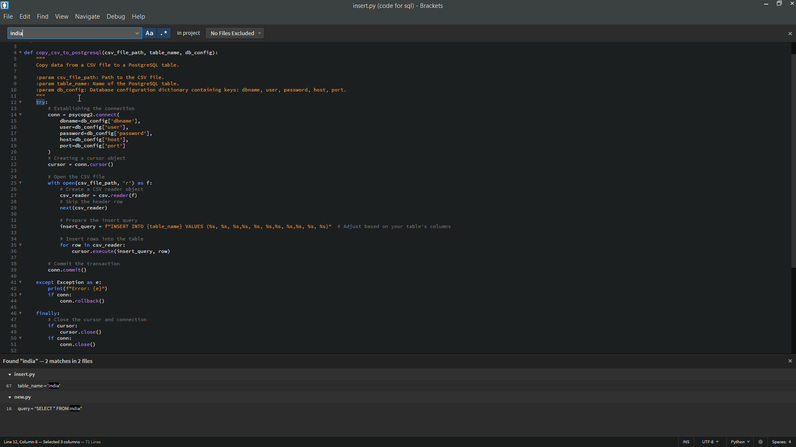  Describe the element at coordinates (432, 6) in the screenshot. I see `app name` at that location.